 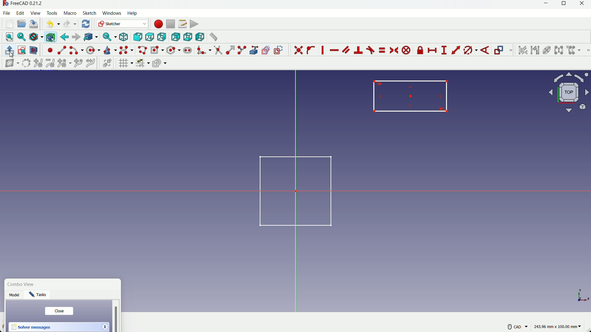 I want to click on join curves, so click(x=92, y=62).